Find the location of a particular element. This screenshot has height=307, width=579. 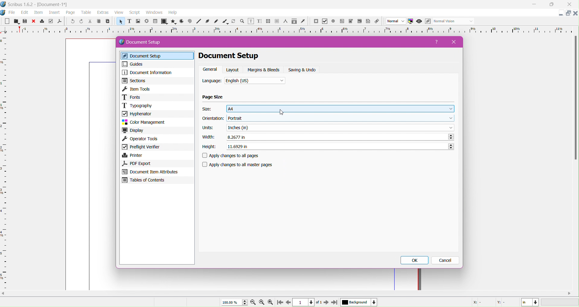

zoom to 100% is located at coordinates (262, 302).